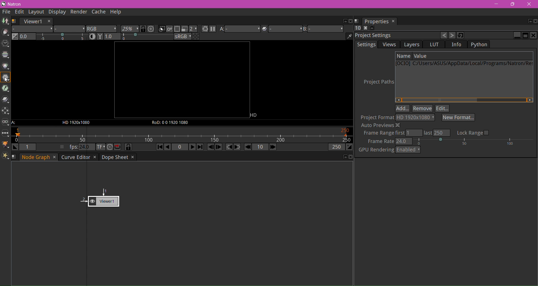  I want to click on Layout, so click(36, 12).